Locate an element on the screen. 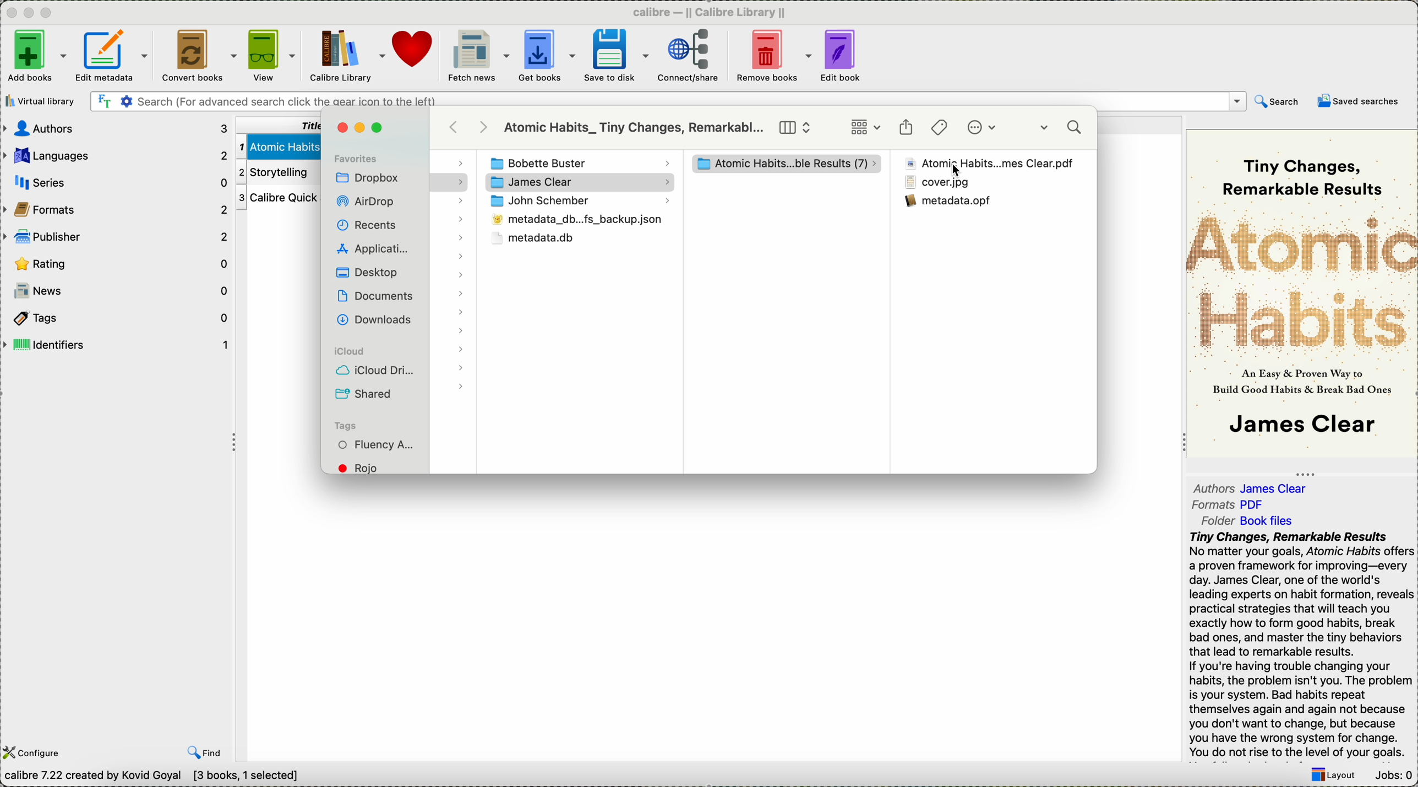 The width and height of the screenshot is (1418, 787). configure is located at coordinates (35, 753).